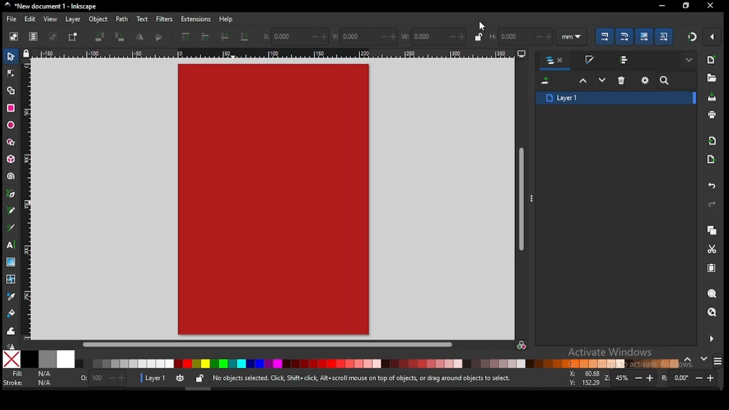 Image resolution: width=729 pixels, height=410 pixels. Describe the element at coordinates (685, 6) in the screenshot. I see `close window` at that location.